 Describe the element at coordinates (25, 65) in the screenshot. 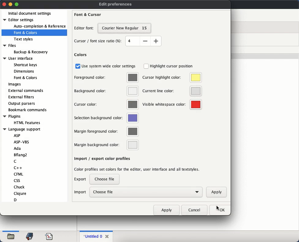

I see `shortcut keys` at that location.